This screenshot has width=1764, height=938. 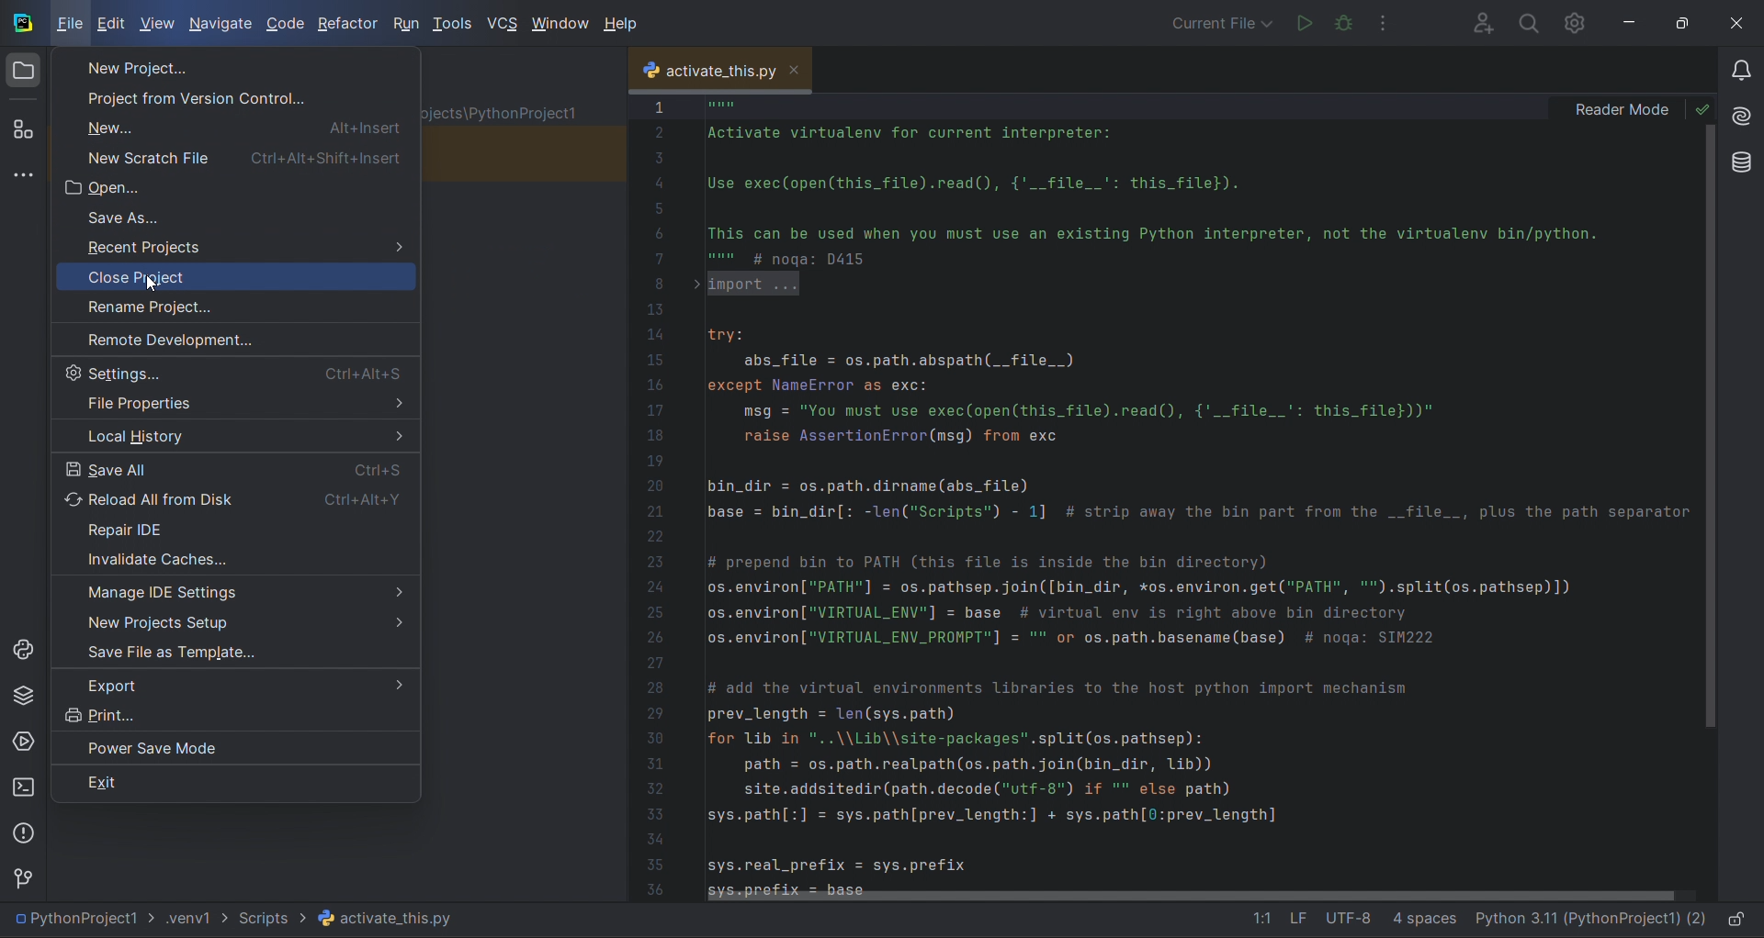 I want to click on vcs, so click(x=501, y=24).